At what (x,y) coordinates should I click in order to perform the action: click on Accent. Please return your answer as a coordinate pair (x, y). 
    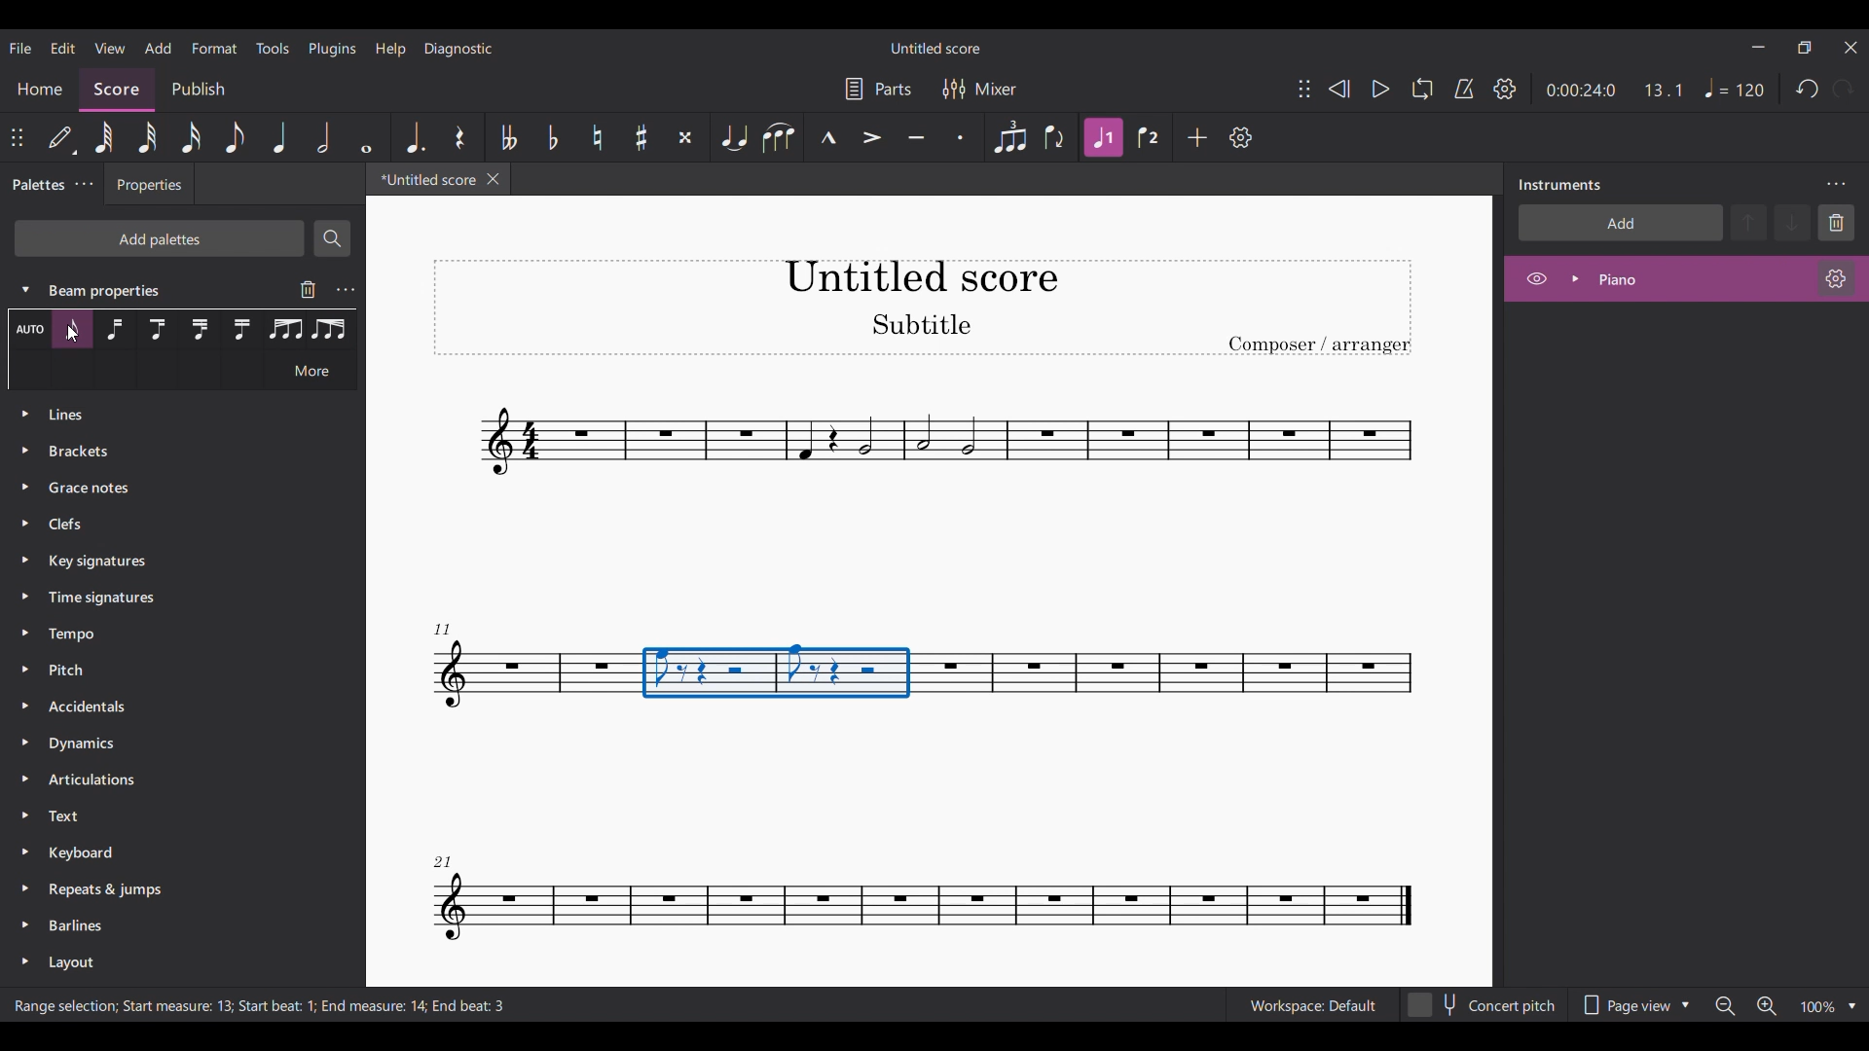
    Looking at the image, I should click on (871, 138).